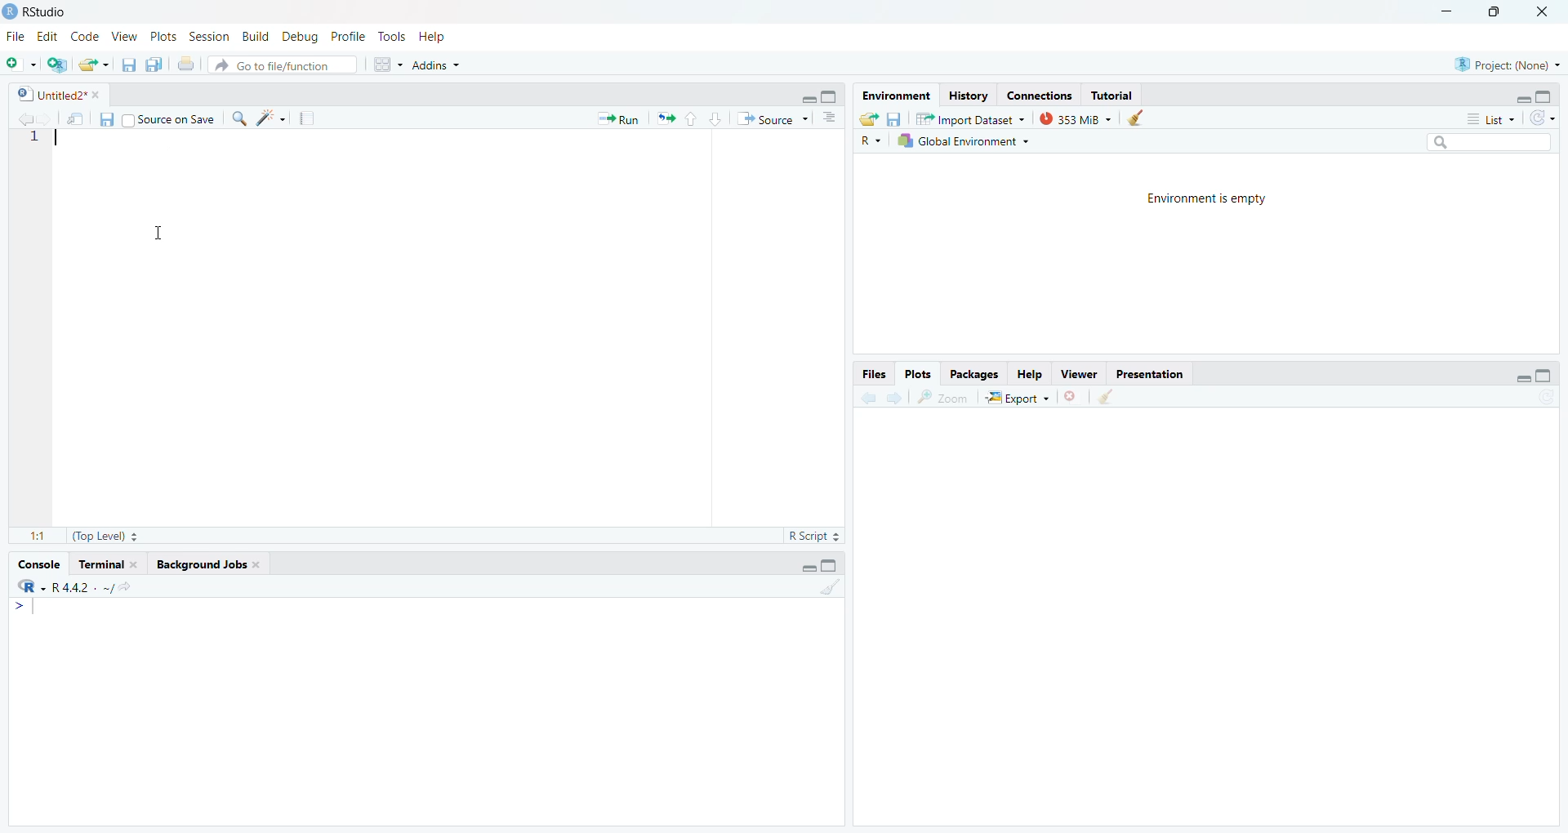 The width and height of the screenshot is (1568, 833). What do you see at coordinates (40, 142) in the screenshot?
I see `1` at bounding box center [40, 142].